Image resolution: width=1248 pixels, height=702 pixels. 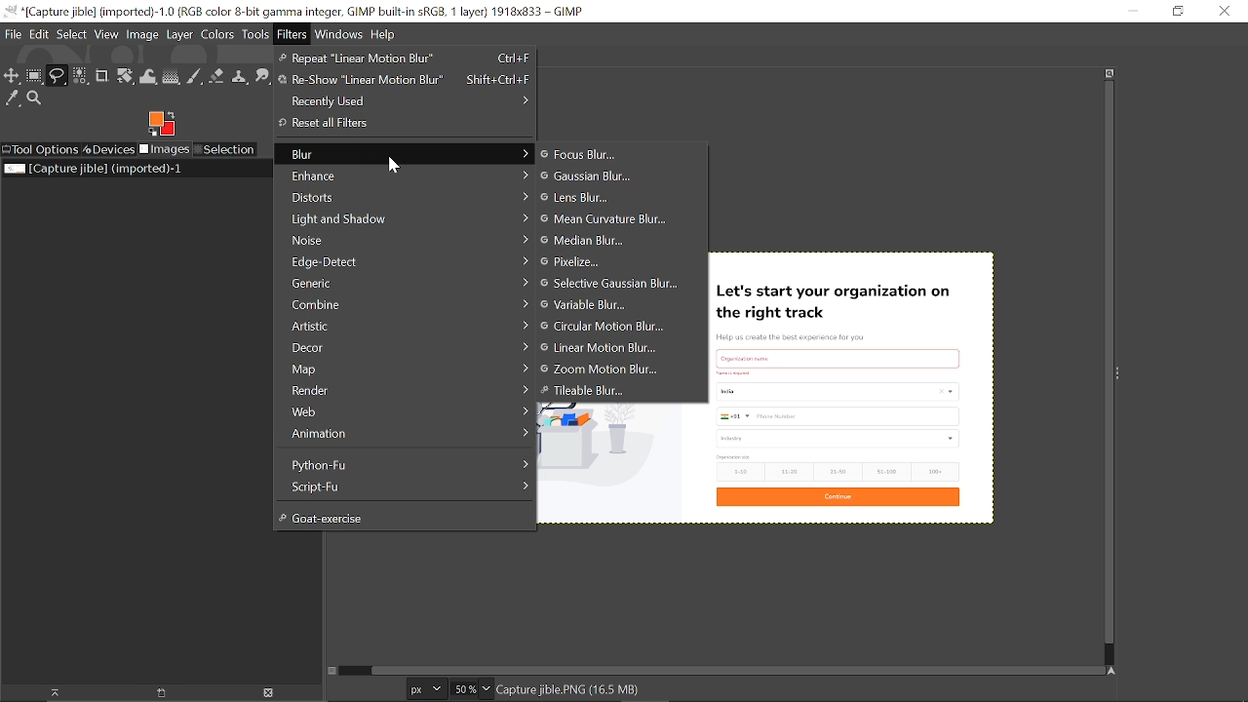 I want to click on Web, so click(x=405, y=412).